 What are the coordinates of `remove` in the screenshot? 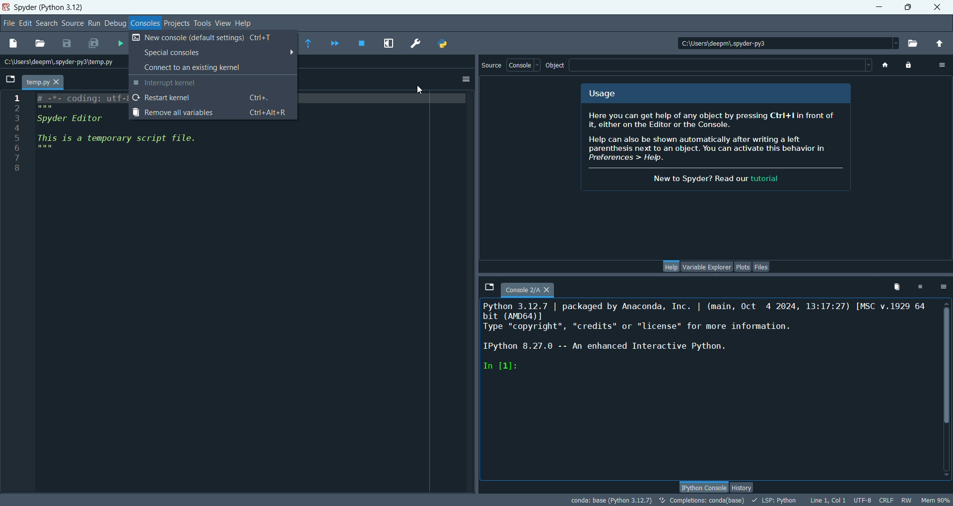 It's located at (895, 287).